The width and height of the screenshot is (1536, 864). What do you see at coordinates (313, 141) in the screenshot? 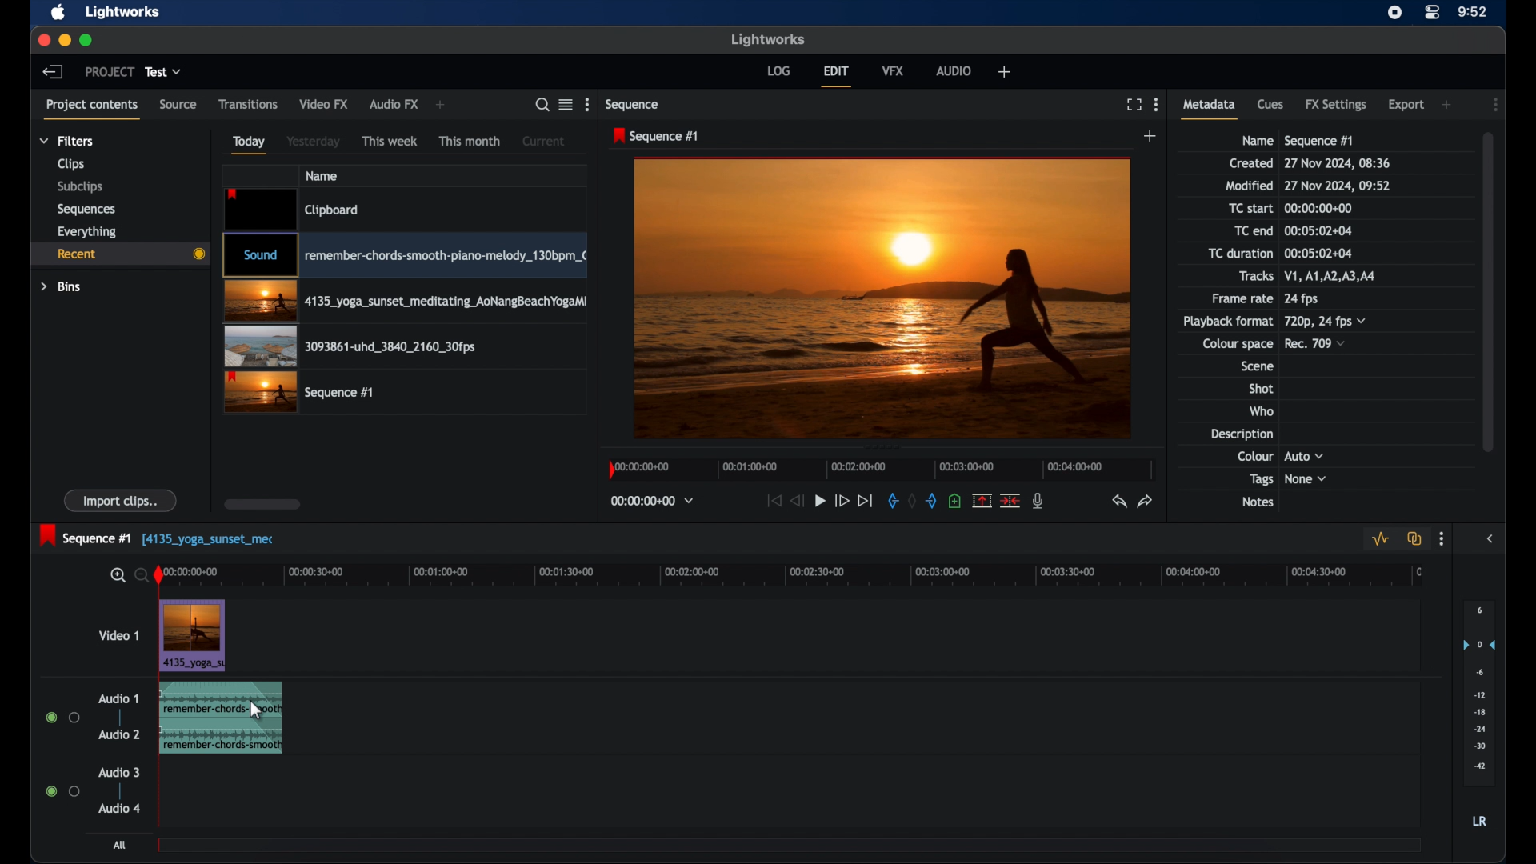
I see `yesterday` at bounding box center [313, 141].